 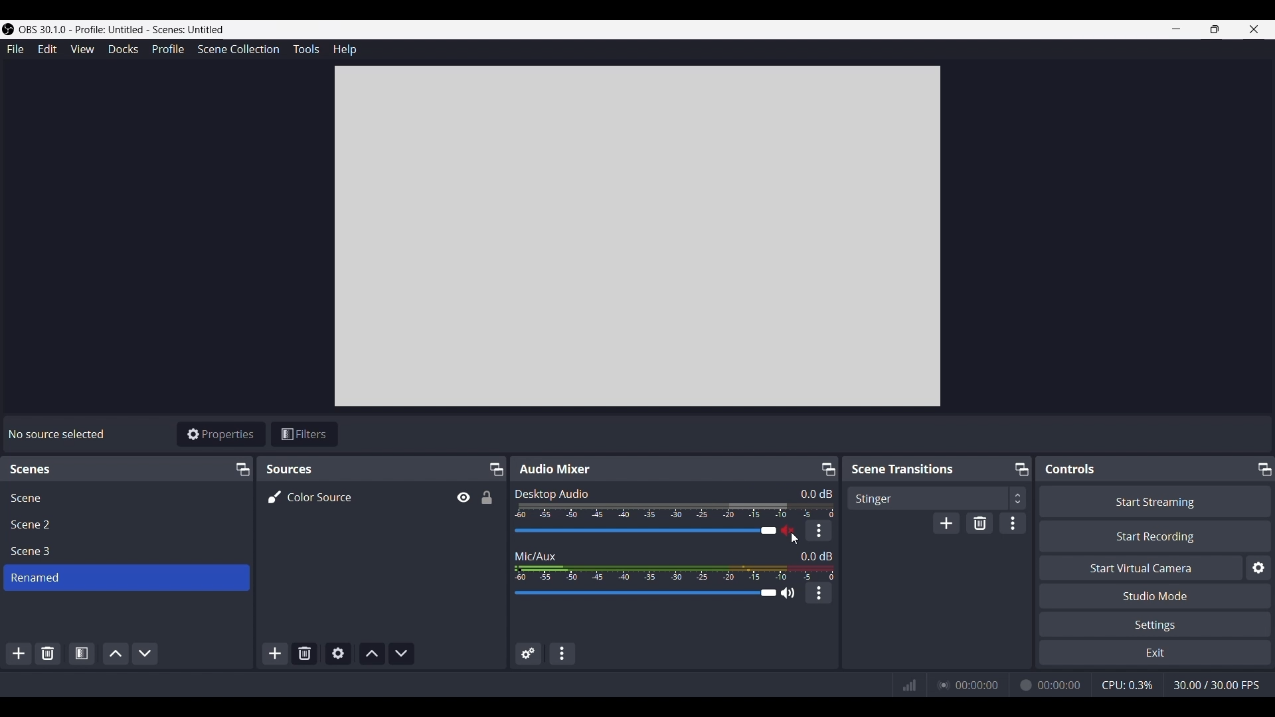 What do you see at coordinates (557, 467) in the screenshot?
I see `Audio Mixer` at bounding box center [557, 467].